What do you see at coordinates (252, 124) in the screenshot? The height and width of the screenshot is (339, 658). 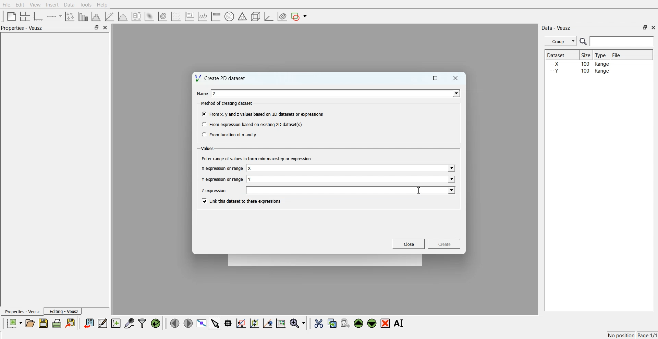 I see `Sl (7 From expression based on existing 2D dataset(s)` at bounding box center [252, 124].